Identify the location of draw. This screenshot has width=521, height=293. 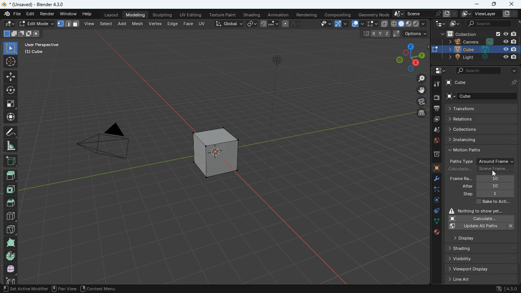
(10, 132).